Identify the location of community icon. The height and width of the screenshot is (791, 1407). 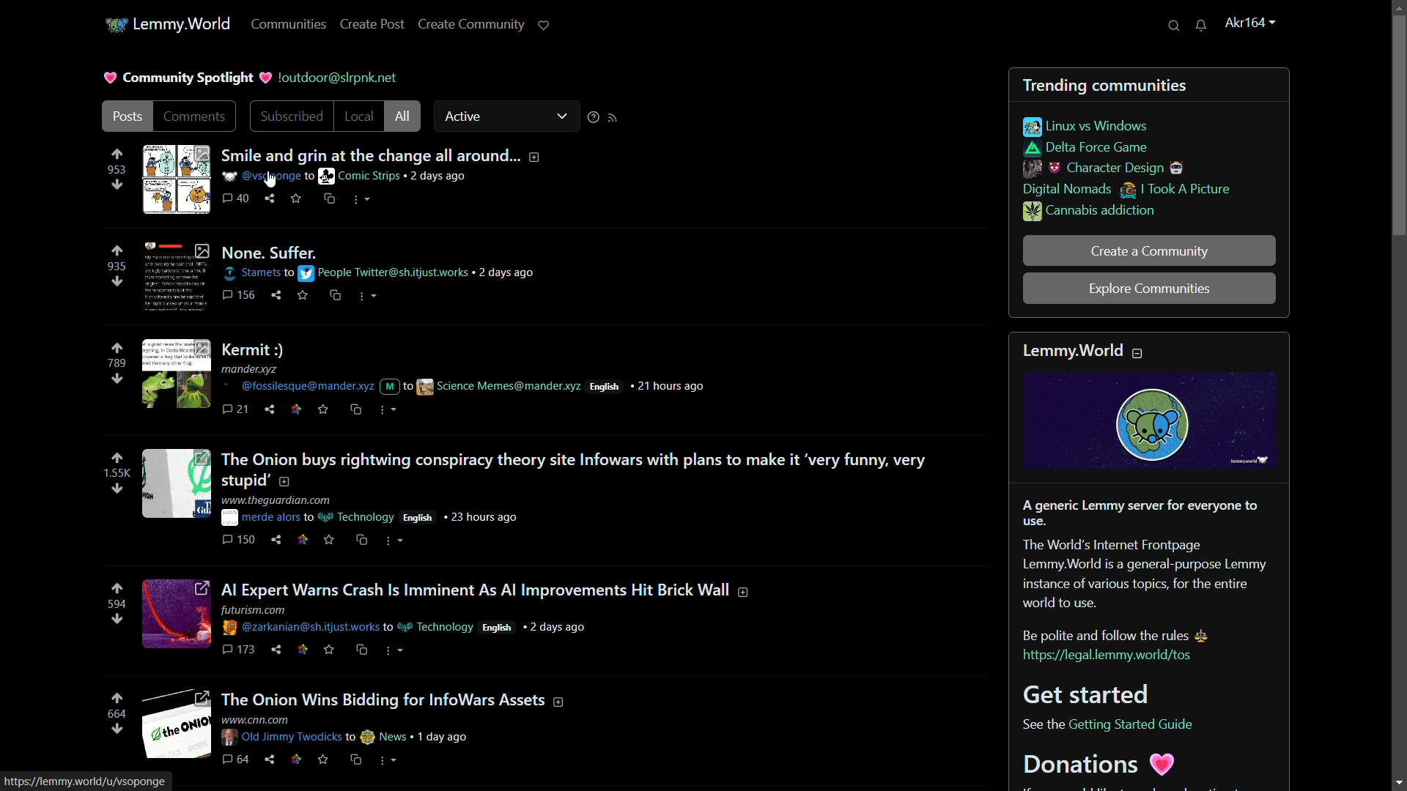
(114, 23).